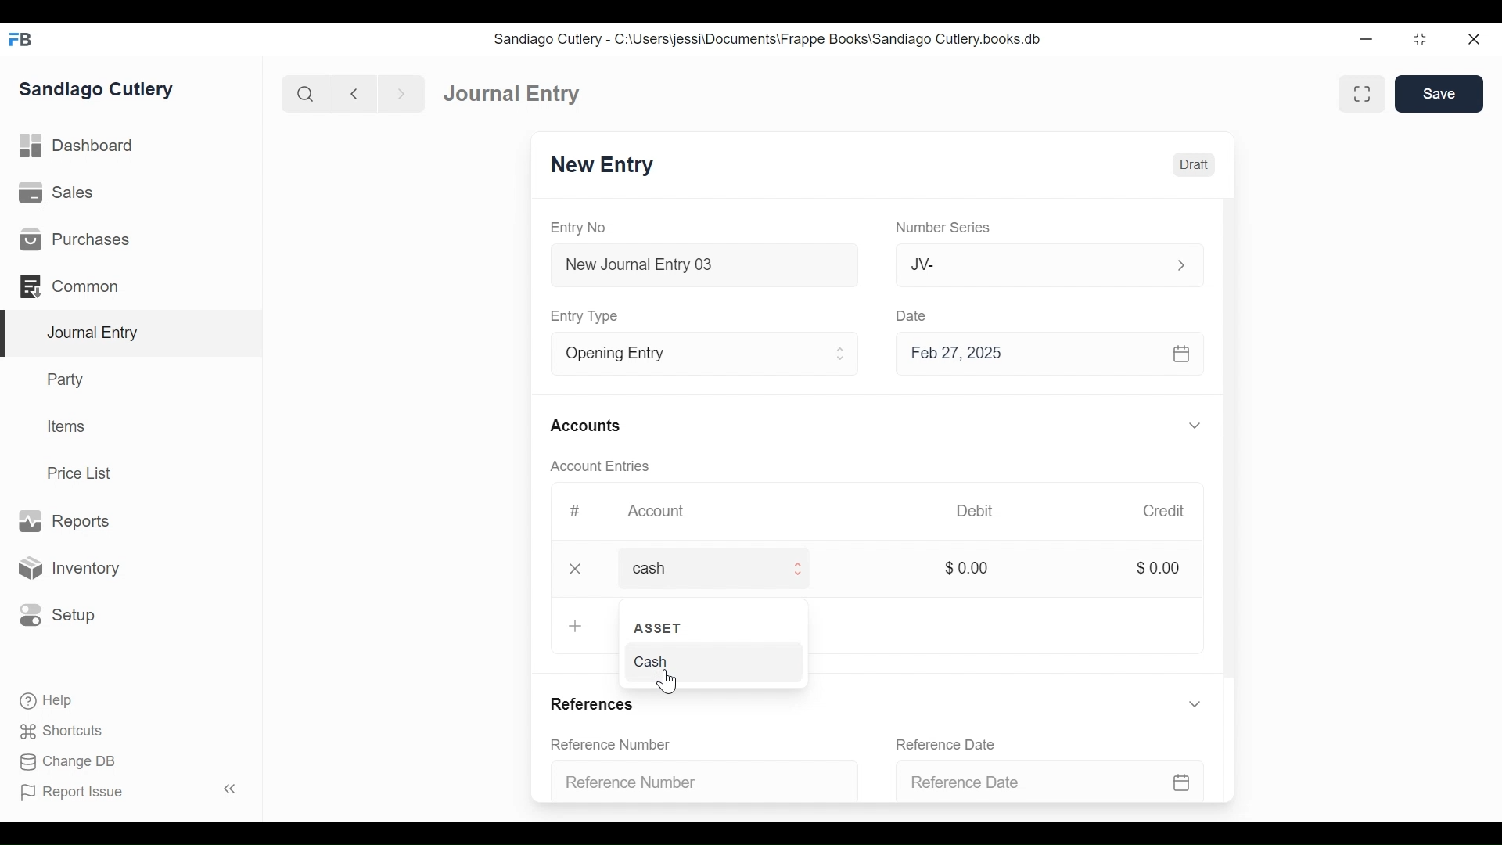  What do you see at coordinates (577, 568) in the screenshot?
I see `Close` at bounding box center [577, 568].